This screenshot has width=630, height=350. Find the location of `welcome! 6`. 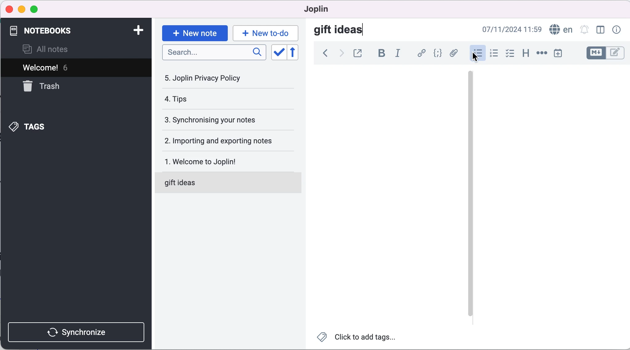

welcome! 6 is located at coordinates (74, 68).